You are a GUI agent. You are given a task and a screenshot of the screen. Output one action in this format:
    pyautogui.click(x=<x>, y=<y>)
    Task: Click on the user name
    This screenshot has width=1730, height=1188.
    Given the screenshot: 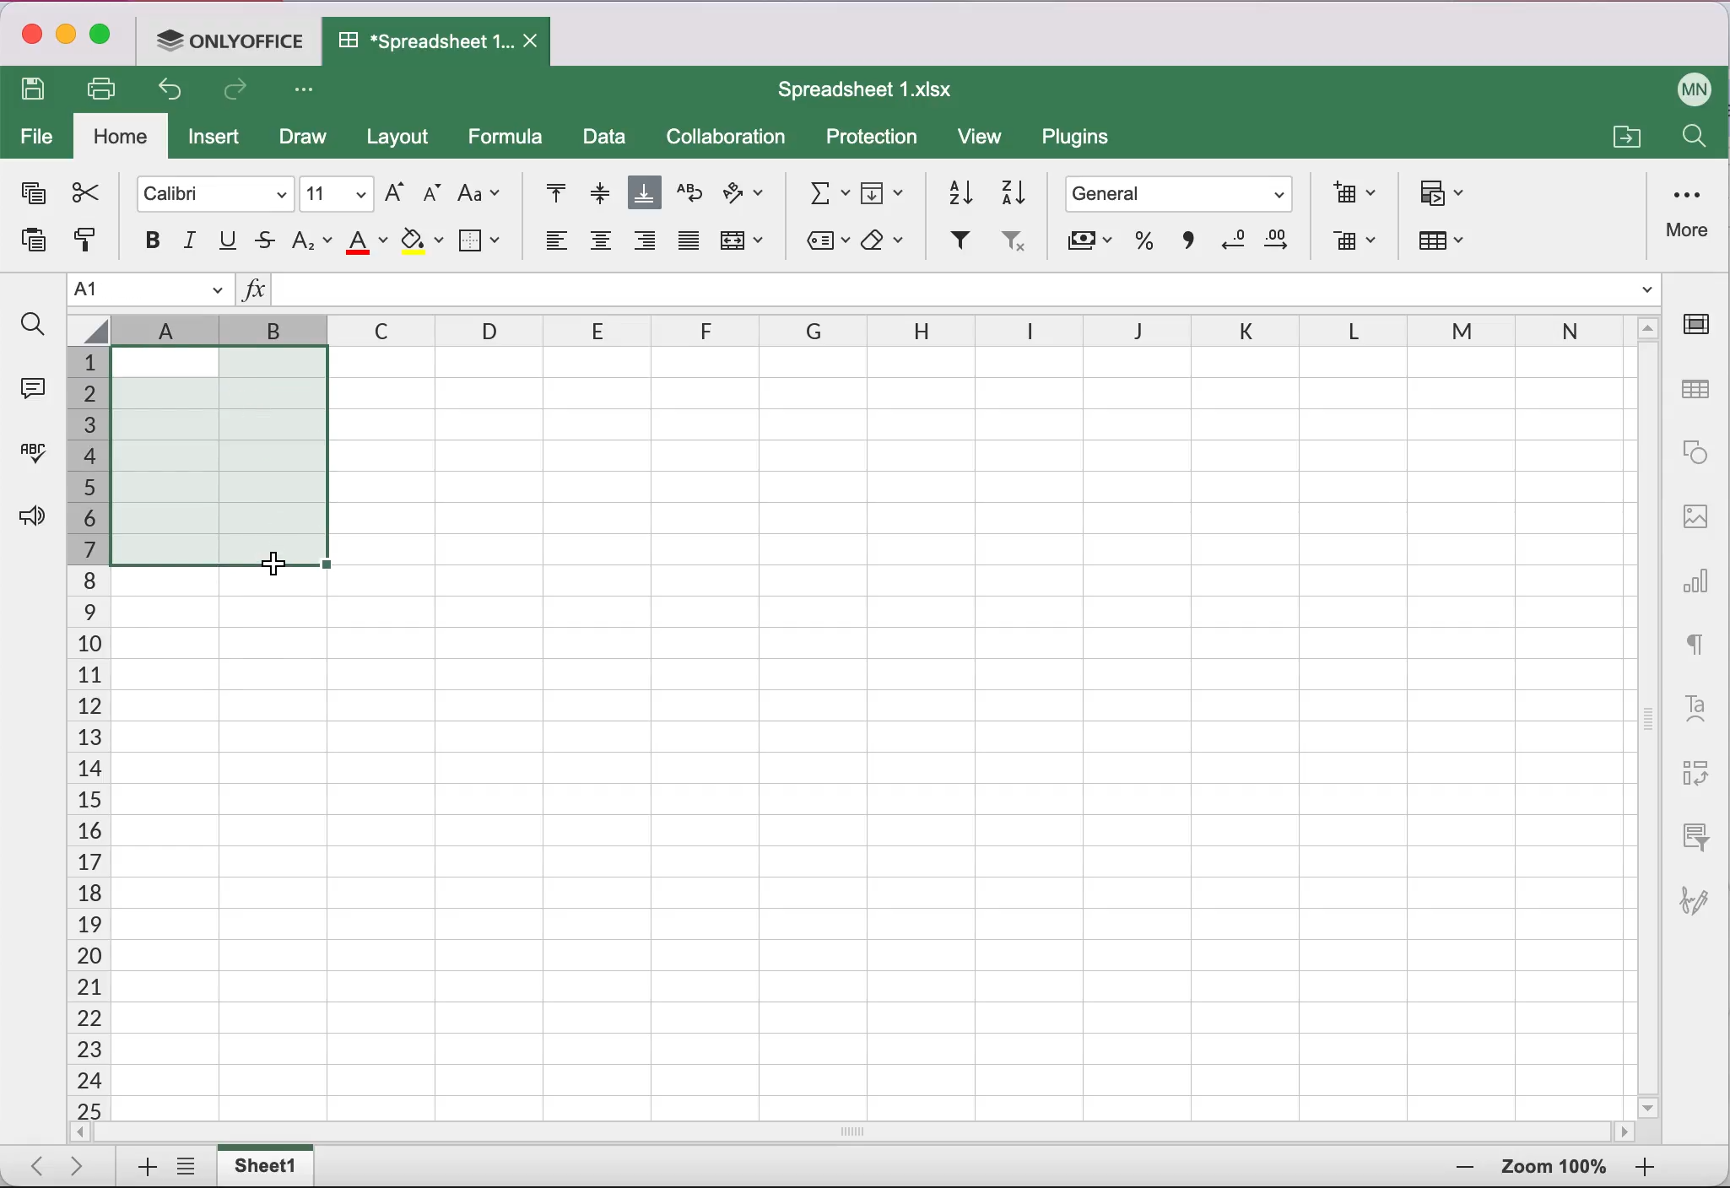 What is the action you would take?
    pyautogui.click(x=1695, y=86)
    